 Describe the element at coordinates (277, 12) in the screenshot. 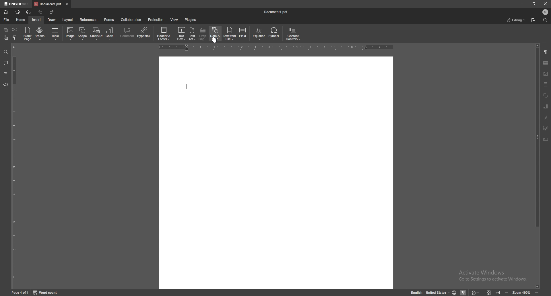

I see `file name` at that location.